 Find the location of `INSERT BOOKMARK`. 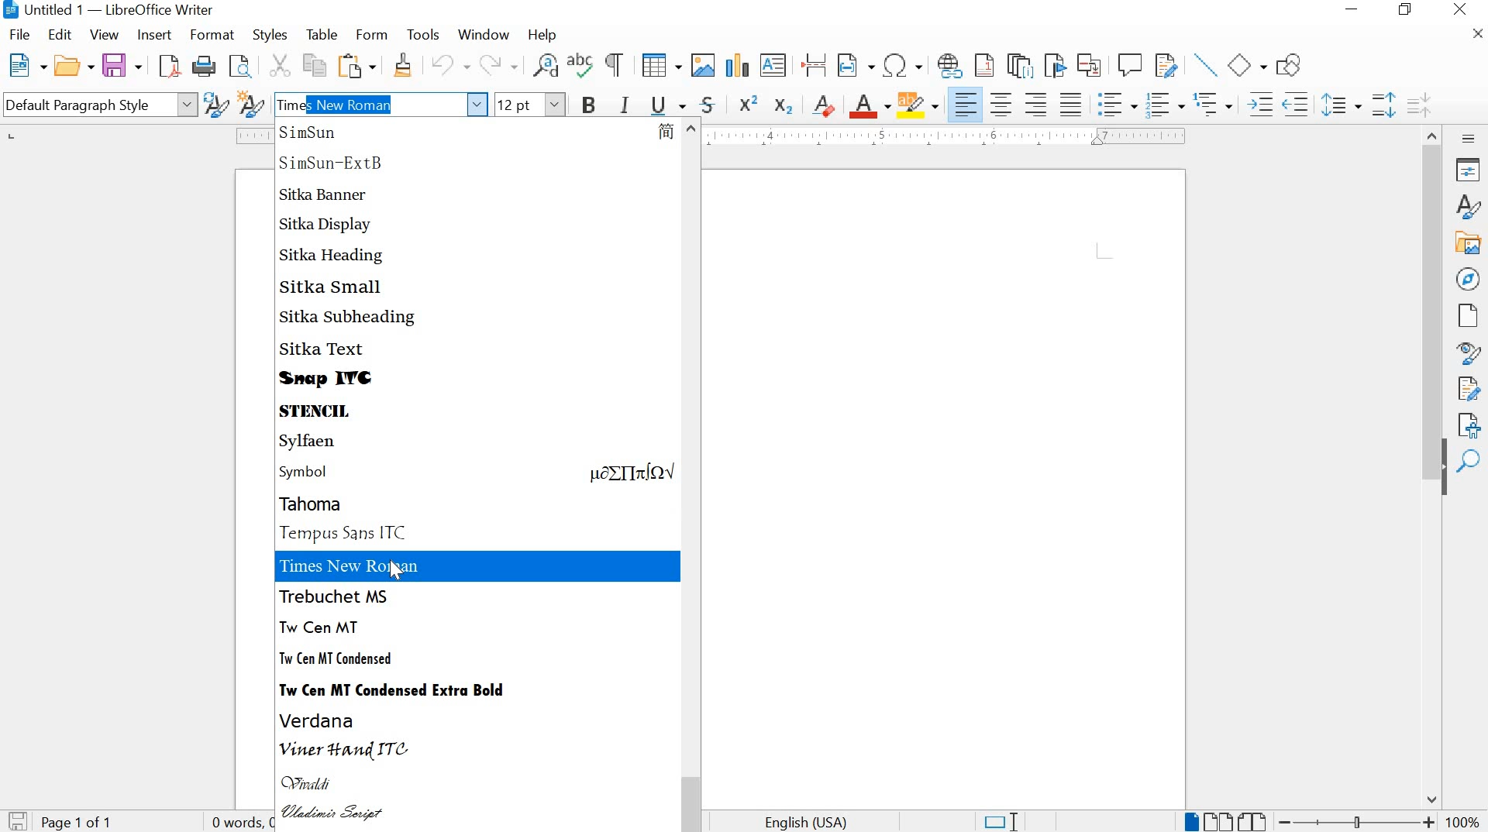

INSERT BOOKMARK is located at coordinates (1056, 67).